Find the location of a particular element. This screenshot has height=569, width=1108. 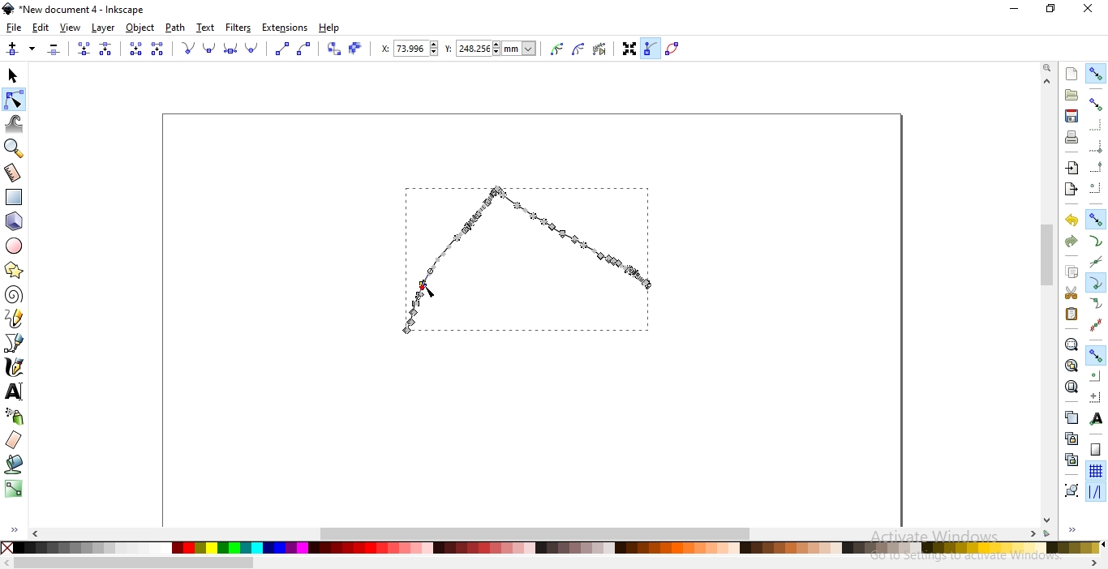

snap to grids is located at coordinates (1095, 470).